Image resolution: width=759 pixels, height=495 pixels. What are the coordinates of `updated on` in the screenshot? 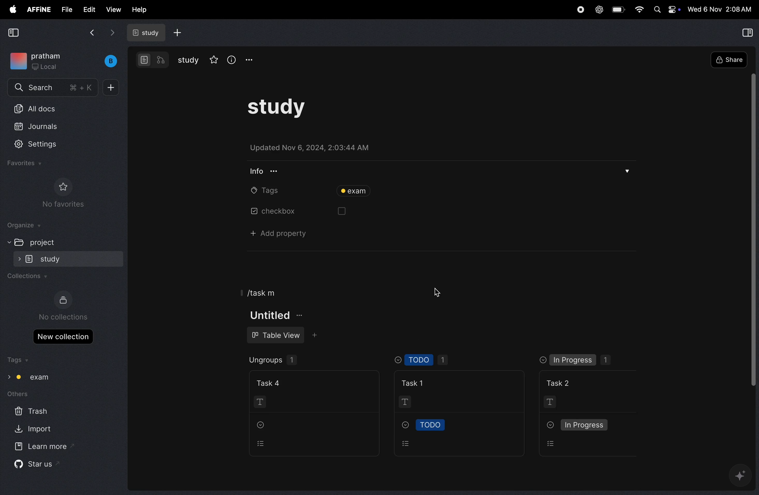 It's located at (326, 147).